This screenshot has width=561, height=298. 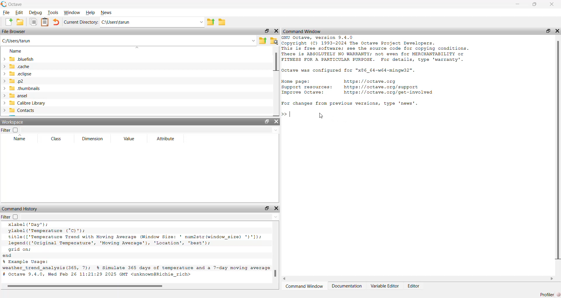 What do you see at coordinates (279, 208) in the screenshot?
I see `close` at bounding box center [279, 208].